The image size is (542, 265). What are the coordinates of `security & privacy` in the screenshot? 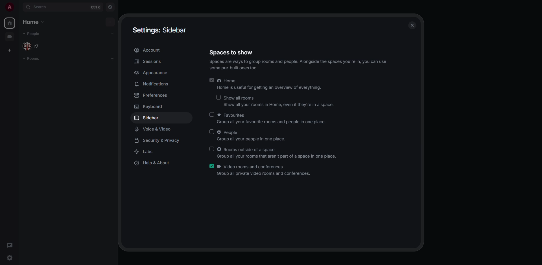 It's located at (158, 140).